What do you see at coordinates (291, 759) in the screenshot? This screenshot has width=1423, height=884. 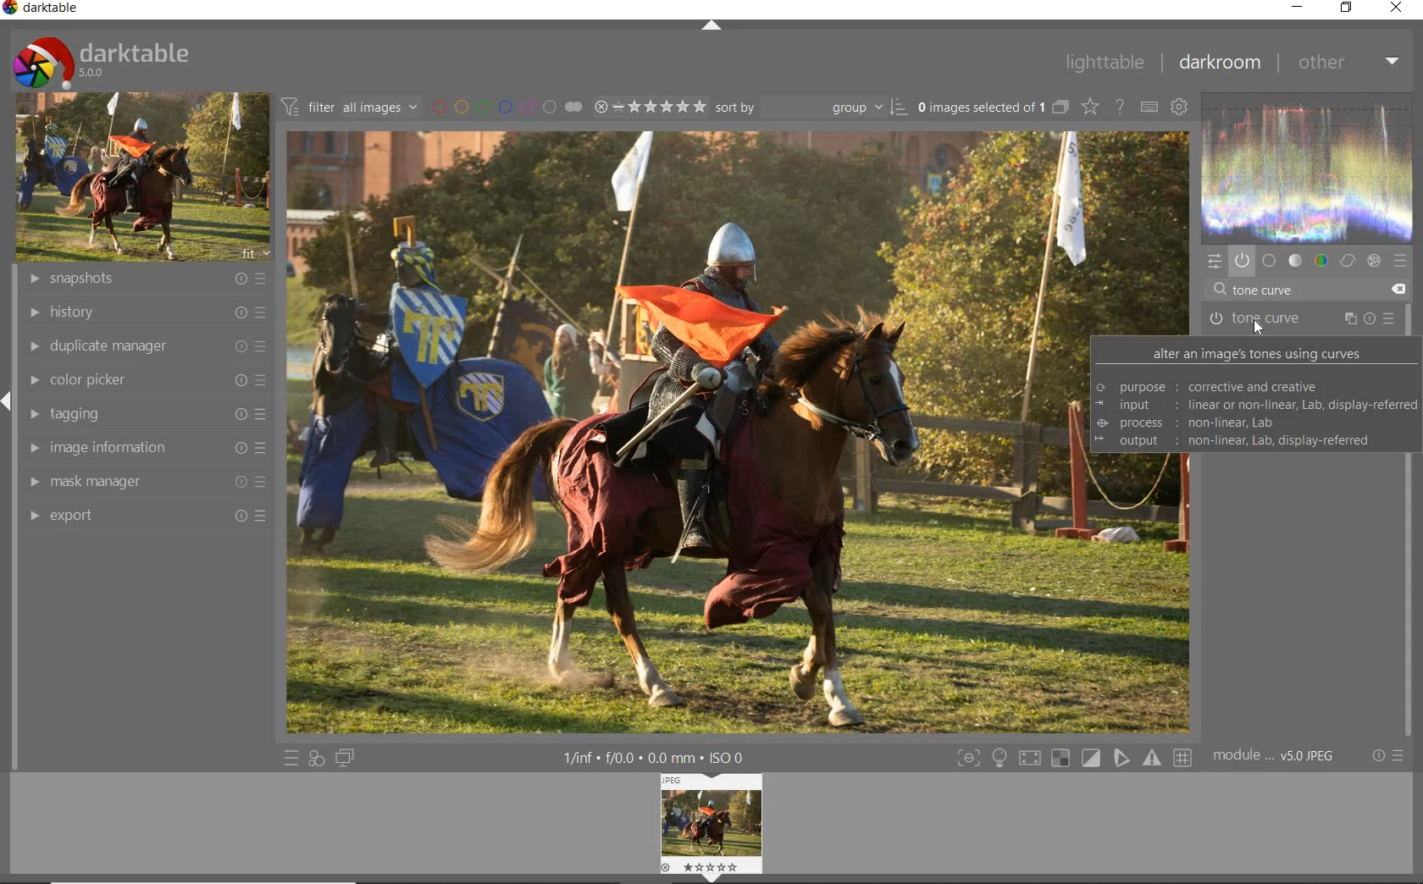 I see `quick access to presets` at bounding box center [291, 759].